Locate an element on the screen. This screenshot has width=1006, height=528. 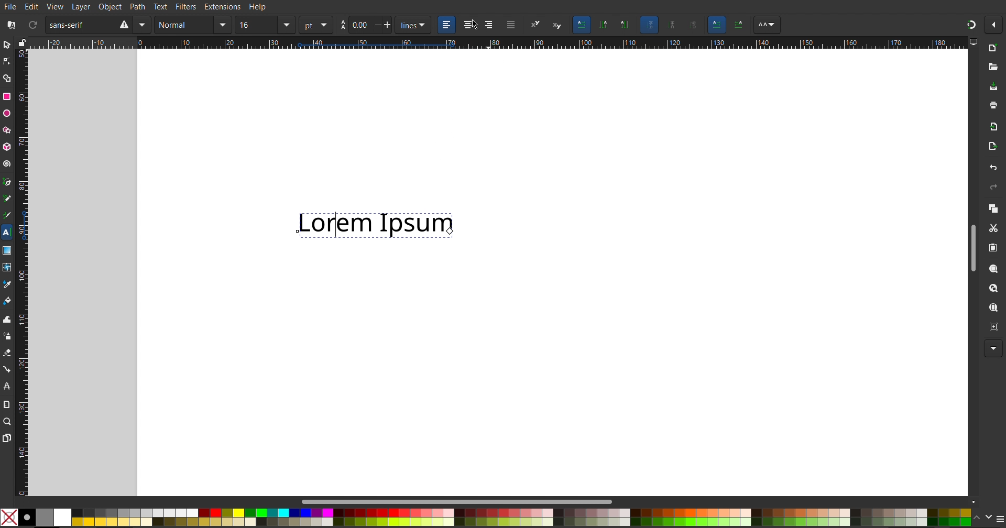
Font settings is located at coordinates (766, 26).